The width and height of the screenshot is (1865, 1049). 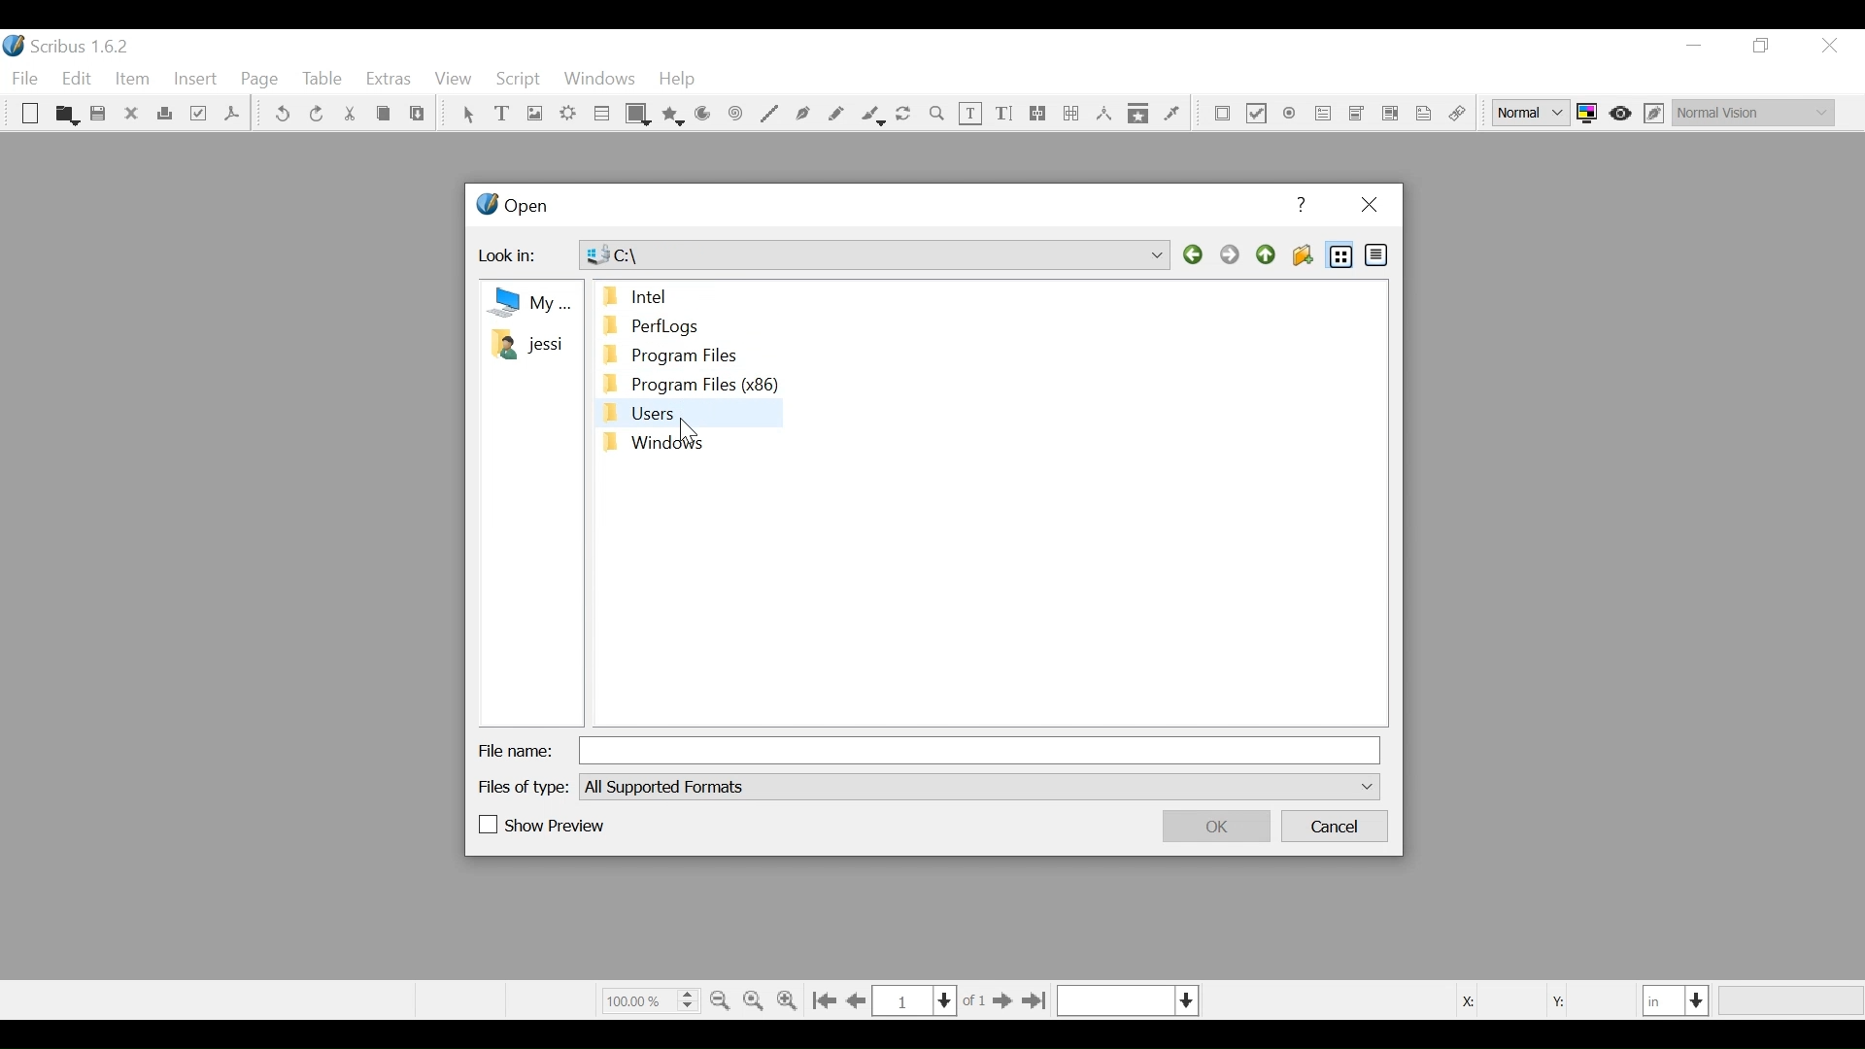 I want to click on Scribus Desktop Icon, so click(x=72, y=49).